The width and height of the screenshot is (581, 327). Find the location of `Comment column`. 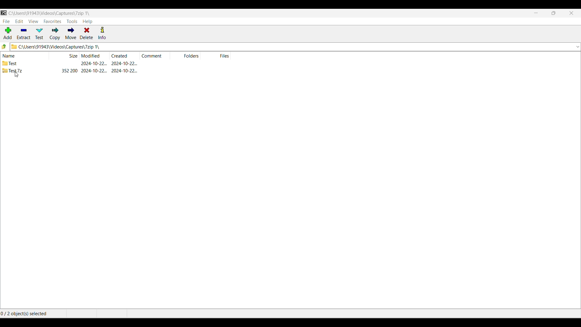

Comment column is located at coordinates (154, 55).